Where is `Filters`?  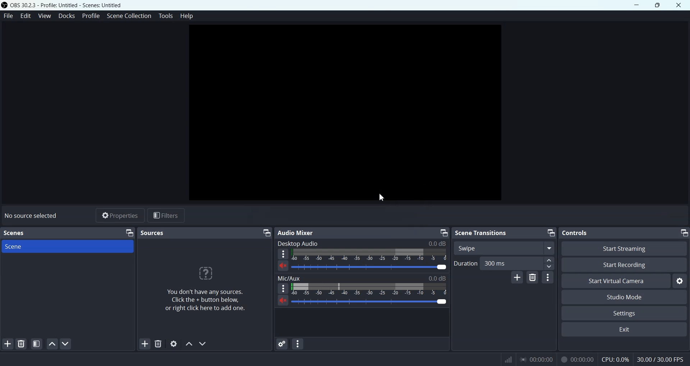
Filters is located at coordinates (167, 215).